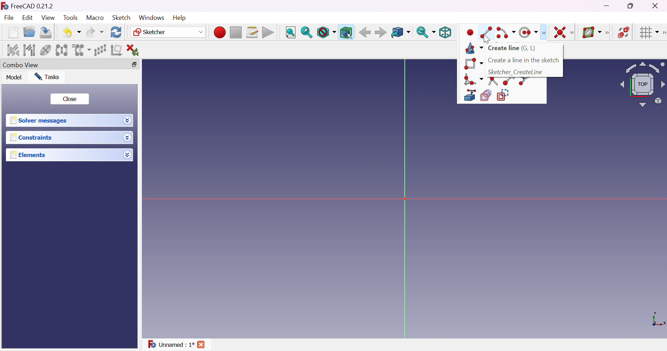 The height and width of the screenshot is (351, 667). Describe the element at coordinates (95, 18) in the screenshot. I see `Macro` at that location.